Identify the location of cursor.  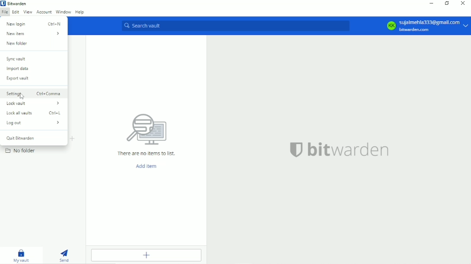
(23, 96).